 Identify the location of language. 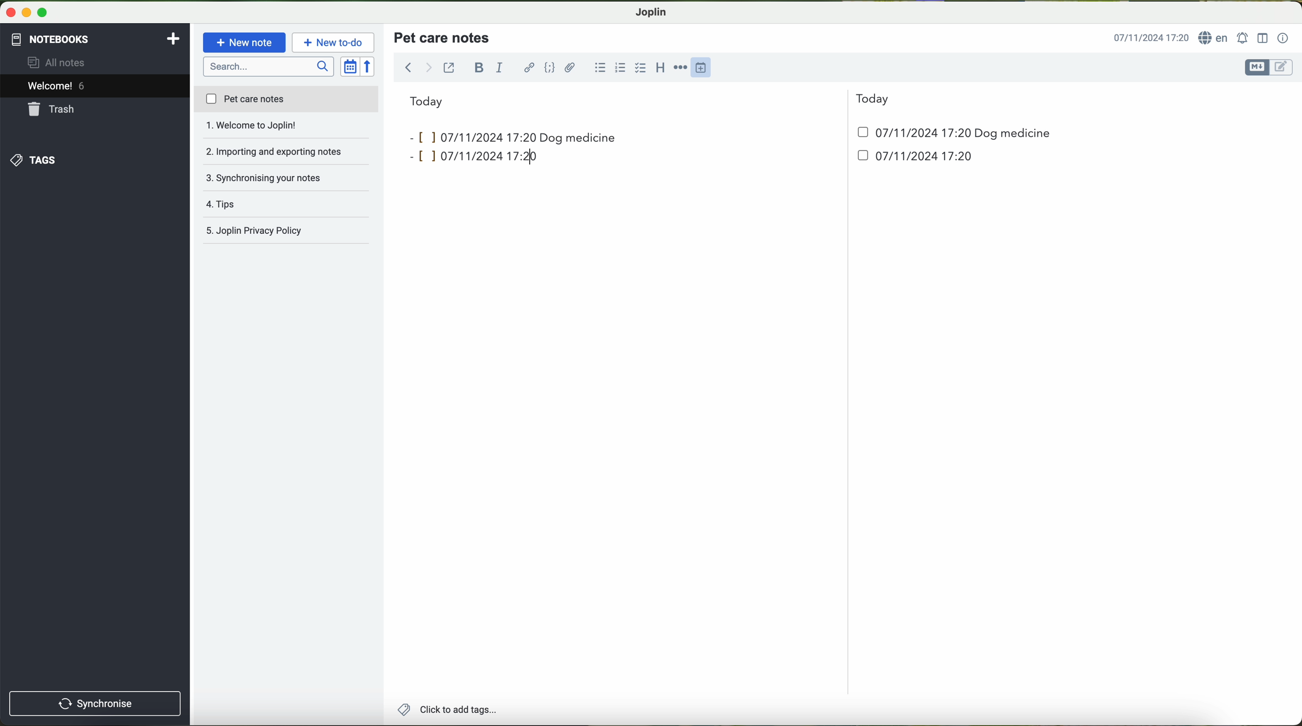
(1215, 38).